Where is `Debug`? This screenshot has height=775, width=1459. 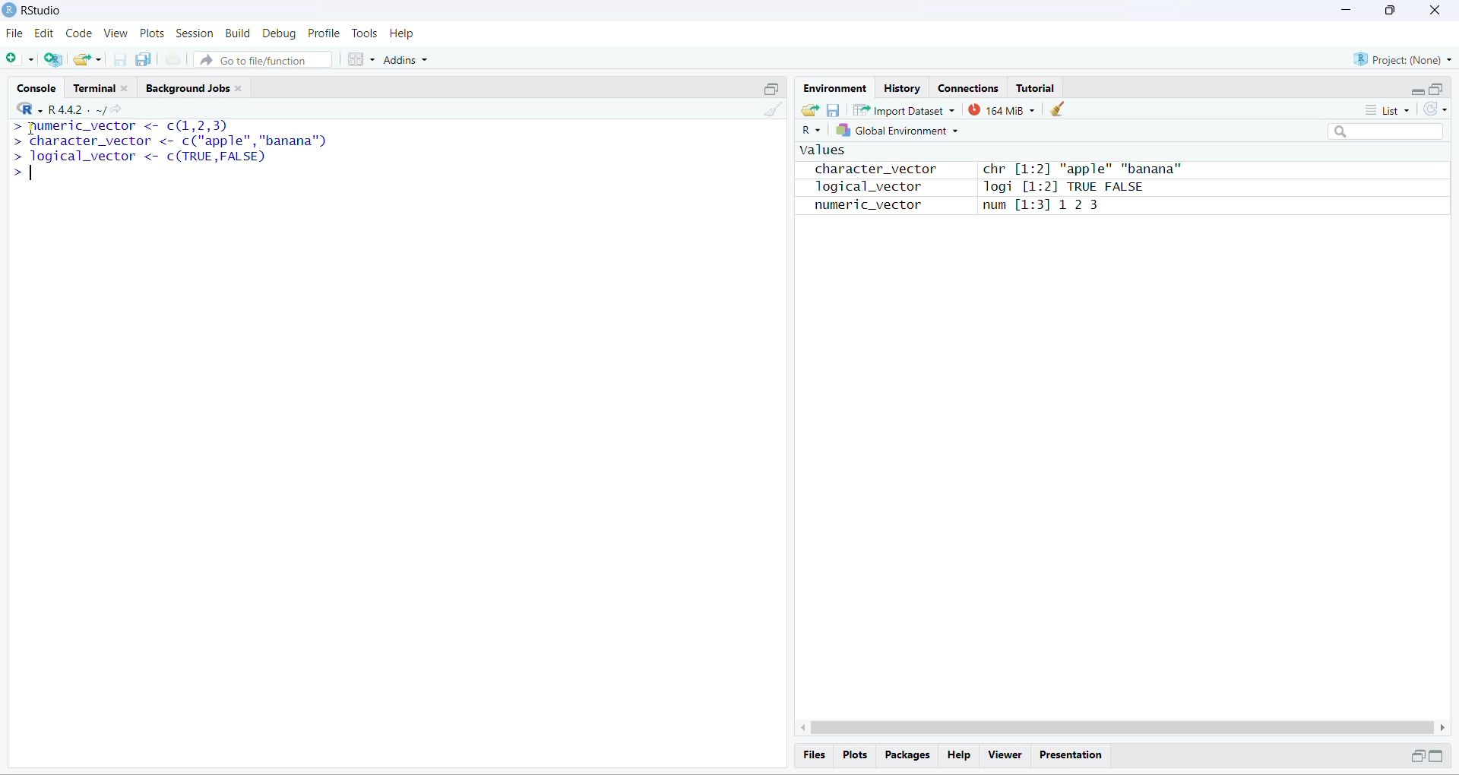
Debug is located at coordinates (280, 34).